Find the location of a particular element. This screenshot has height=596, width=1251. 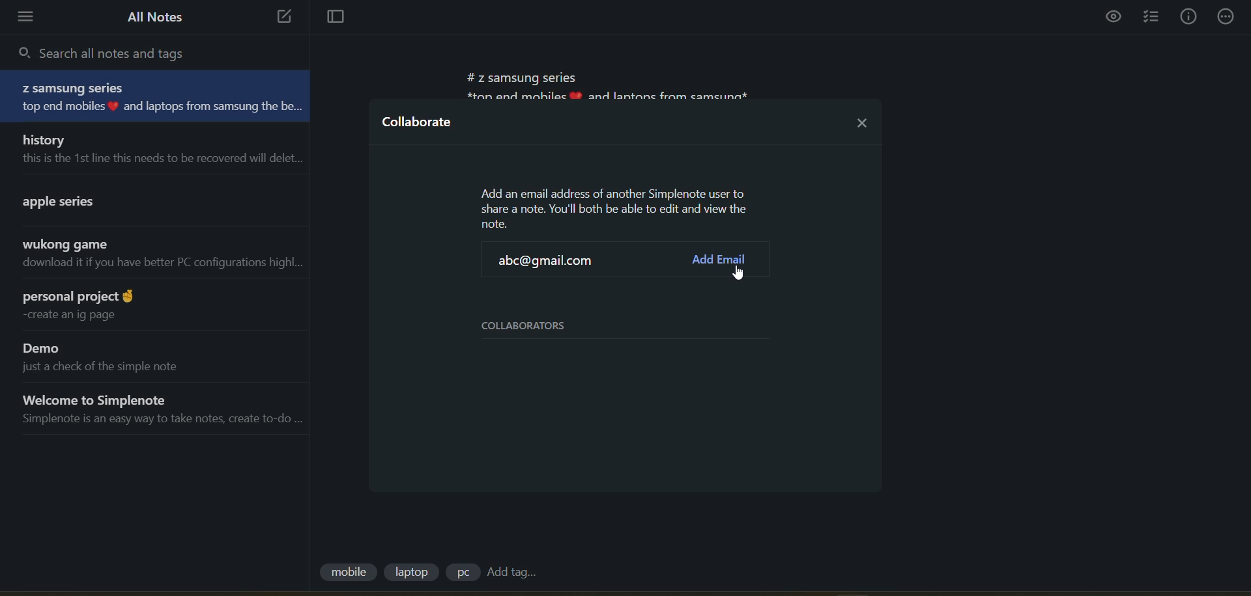

collaborators is located at coordinates (534, 326).